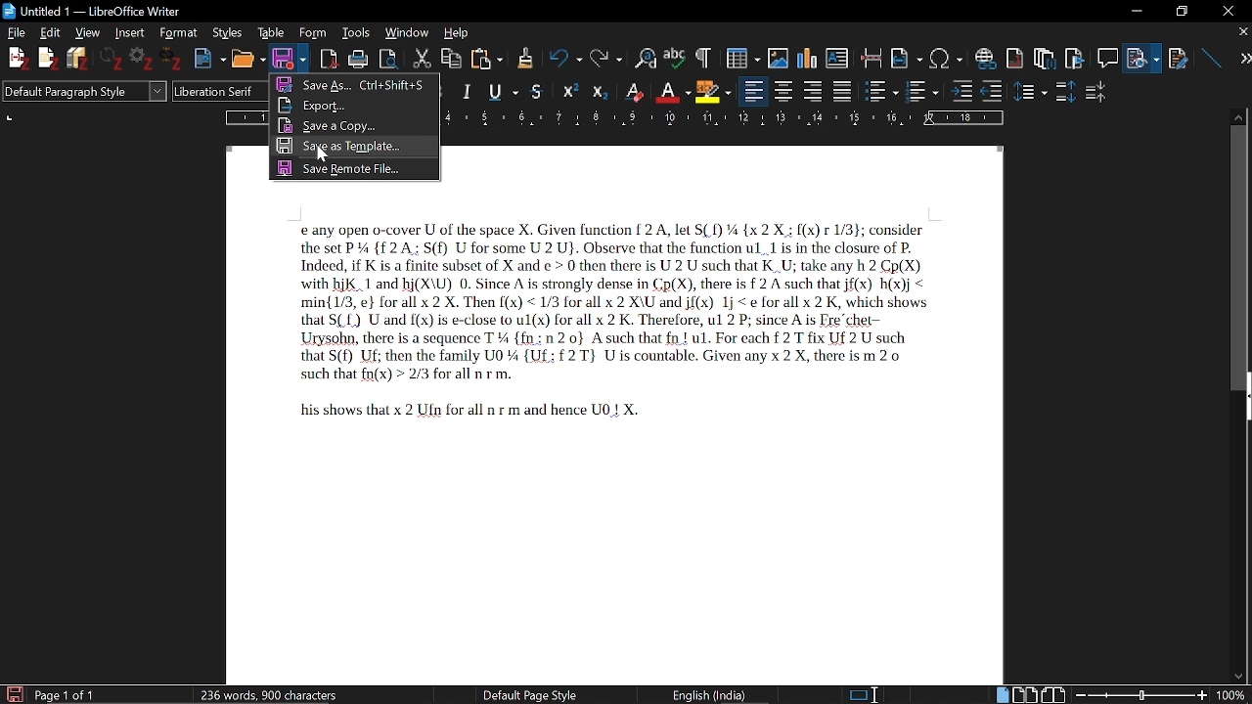 This screenshot has height=704, width=1252. Describe the element at coordinates (529, 694) in the screenshot. I see `Default Page Style` at that location.